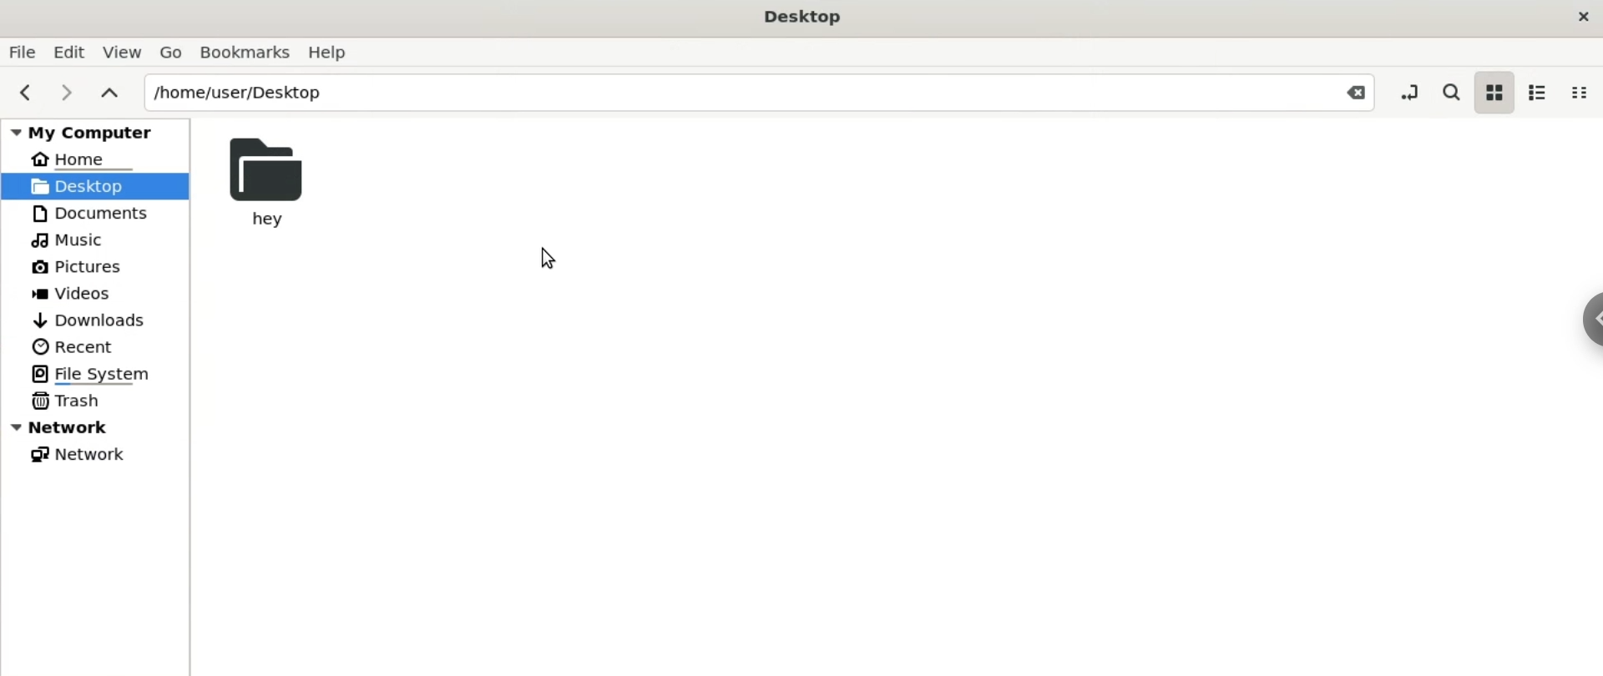  I want to click on file, so click(25, 50).